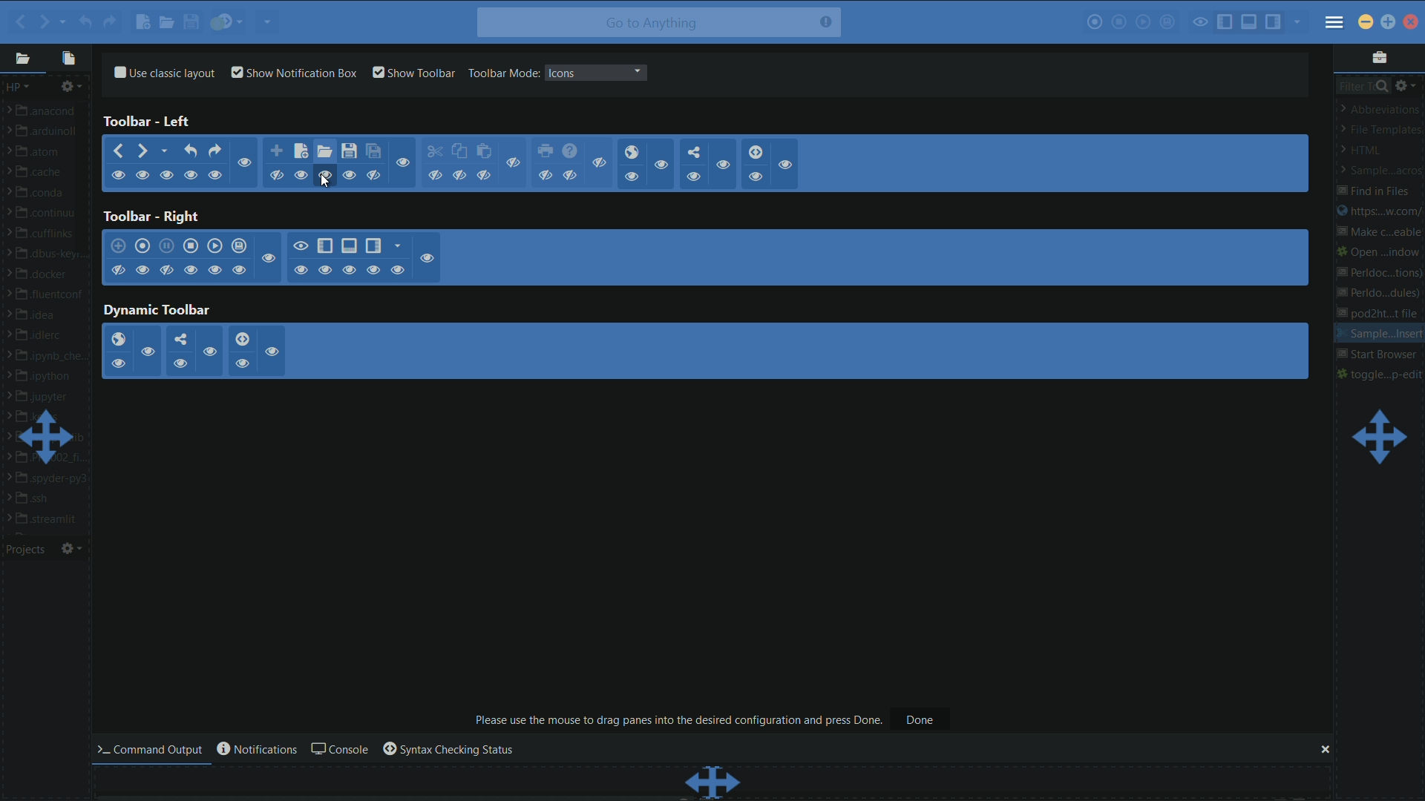 This screenshot has width=1425, height=801. Describe the element at coordinates (190, 269) in the screenshot. I see `hide/show` at that location.